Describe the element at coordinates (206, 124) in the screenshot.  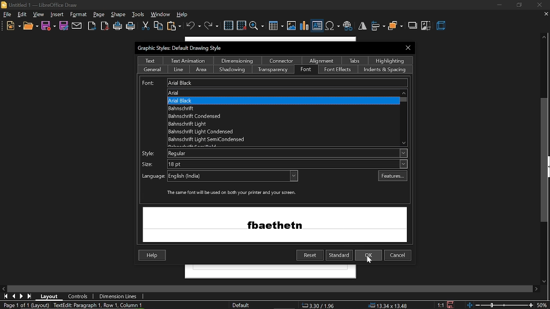
I see `'Bahnschrift Light` at that location.